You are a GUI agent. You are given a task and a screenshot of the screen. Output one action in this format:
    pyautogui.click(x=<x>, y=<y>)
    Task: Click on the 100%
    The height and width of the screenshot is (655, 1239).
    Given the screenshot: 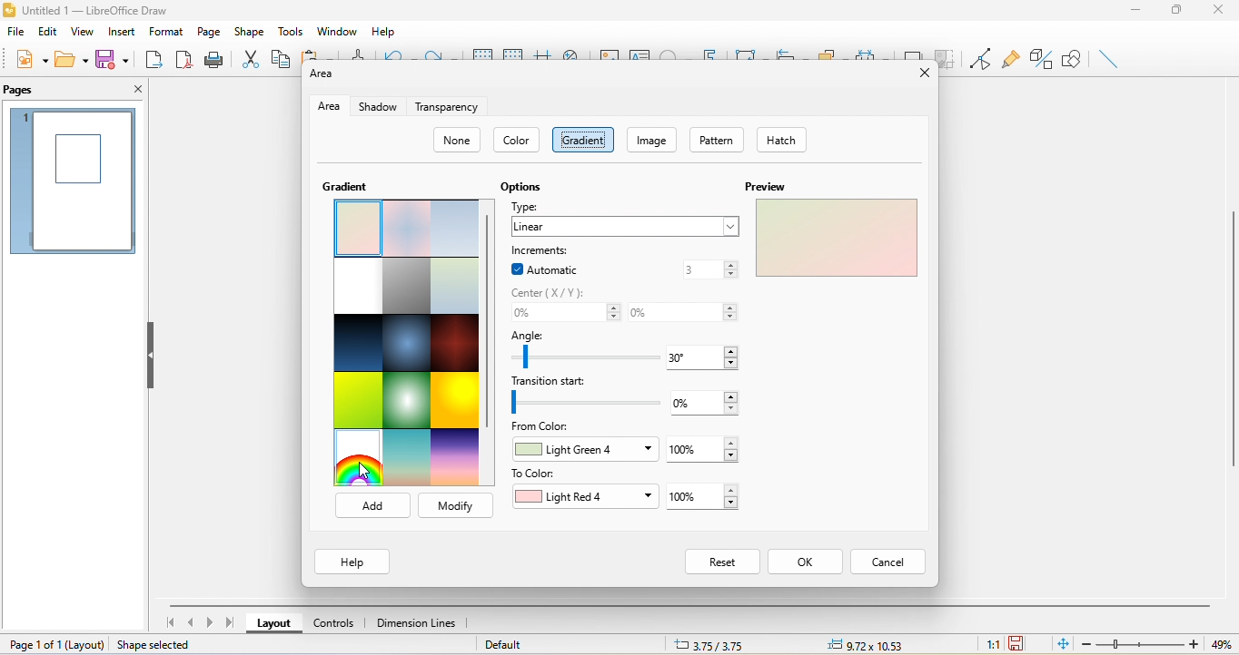 What is the action you would take?
    pyautogui.click(x=709, y=496)
    